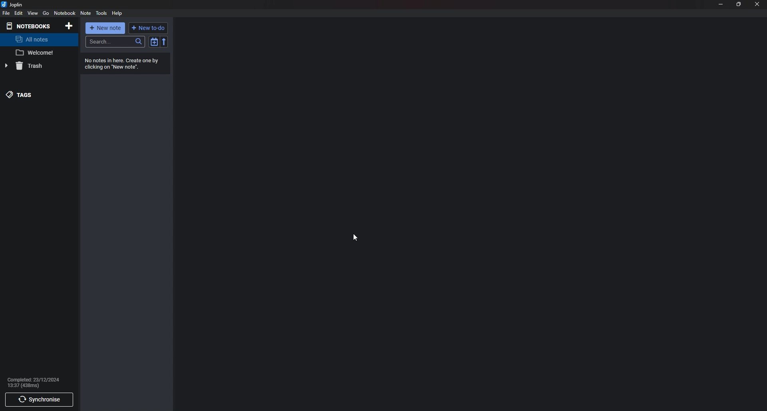  I want to click on Notebook, so click(64, 13).